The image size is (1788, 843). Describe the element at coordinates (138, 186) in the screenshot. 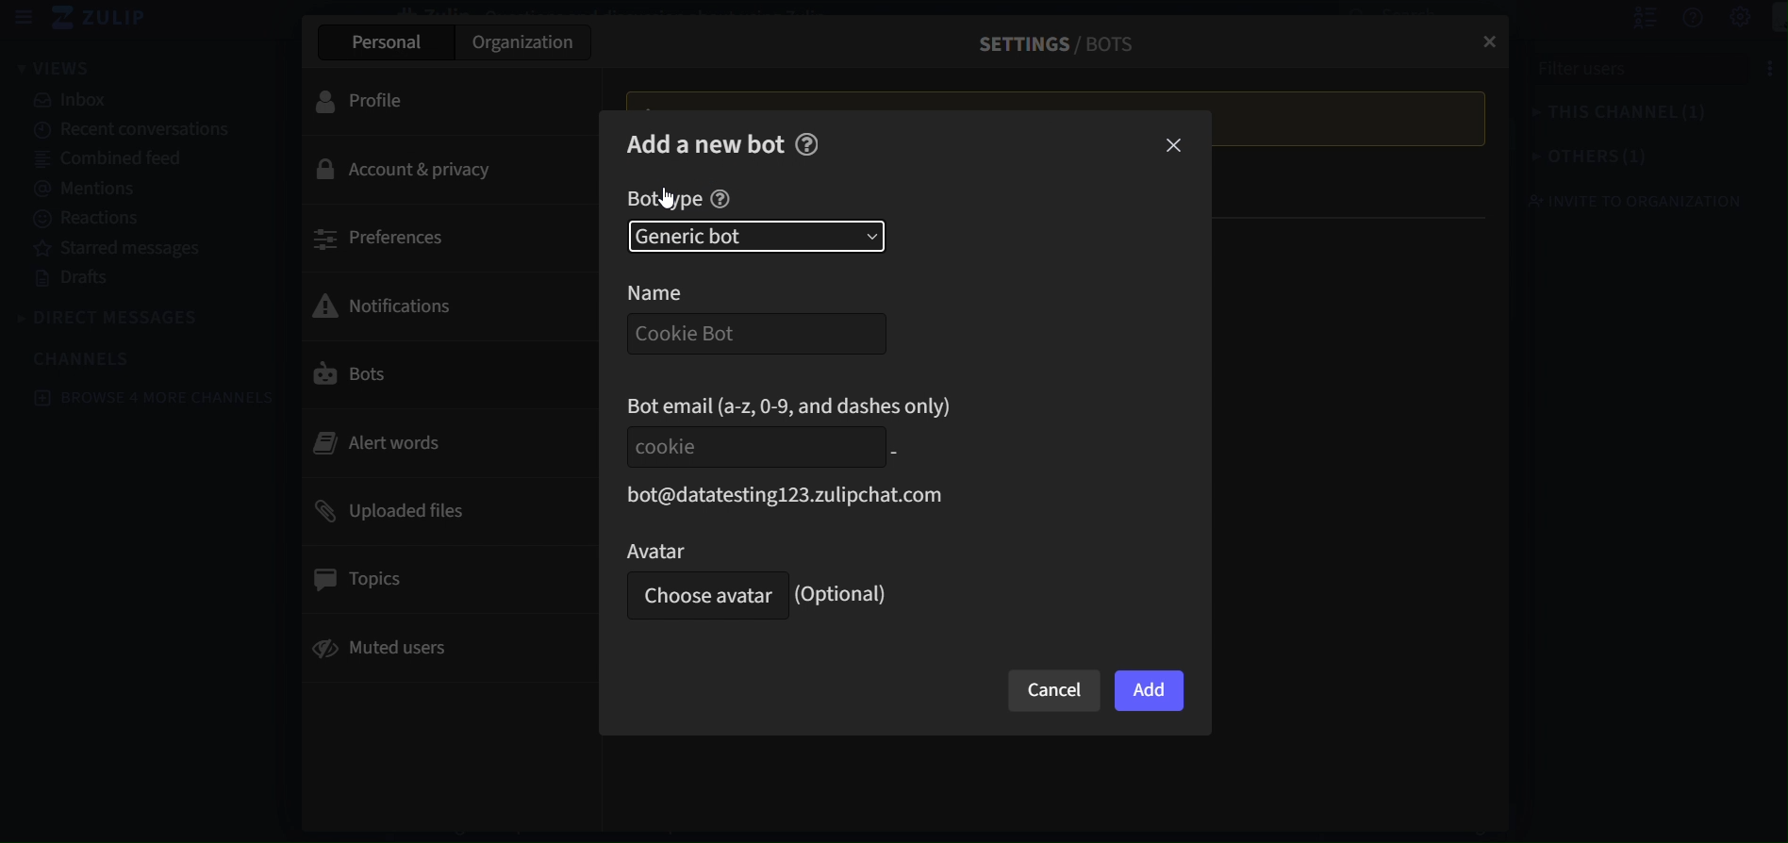

I see `mentions` at that location.